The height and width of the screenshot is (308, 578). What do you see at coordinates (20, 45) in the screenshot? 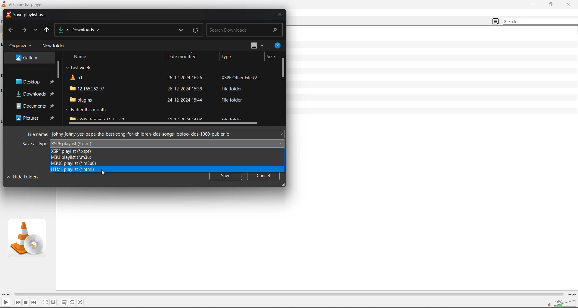
I see `organize` at bounding box center [20, 45].